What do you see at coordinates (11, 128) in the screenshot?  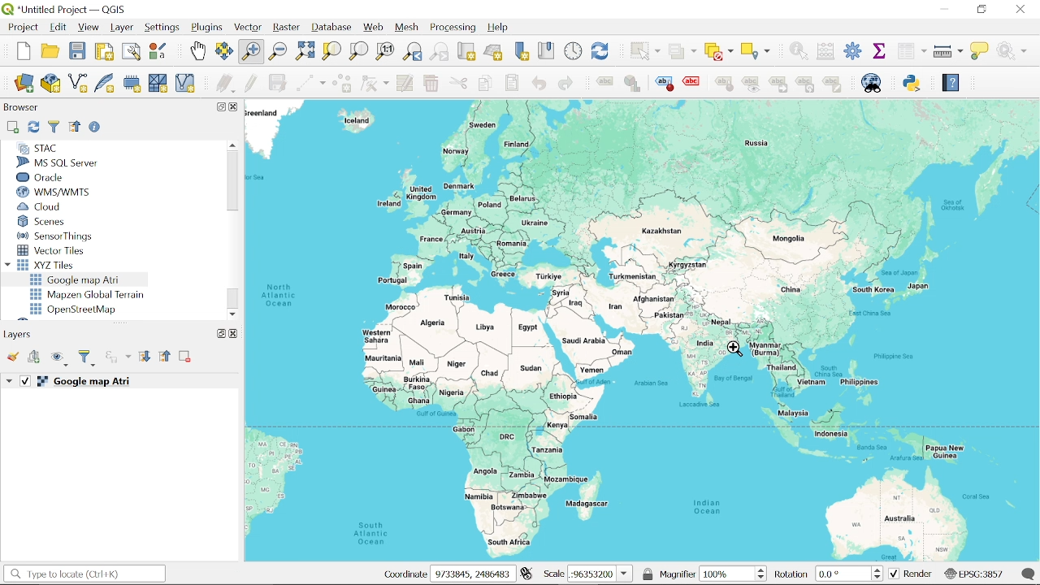 I see `Add selected layer` at bounding box center [11, 128].